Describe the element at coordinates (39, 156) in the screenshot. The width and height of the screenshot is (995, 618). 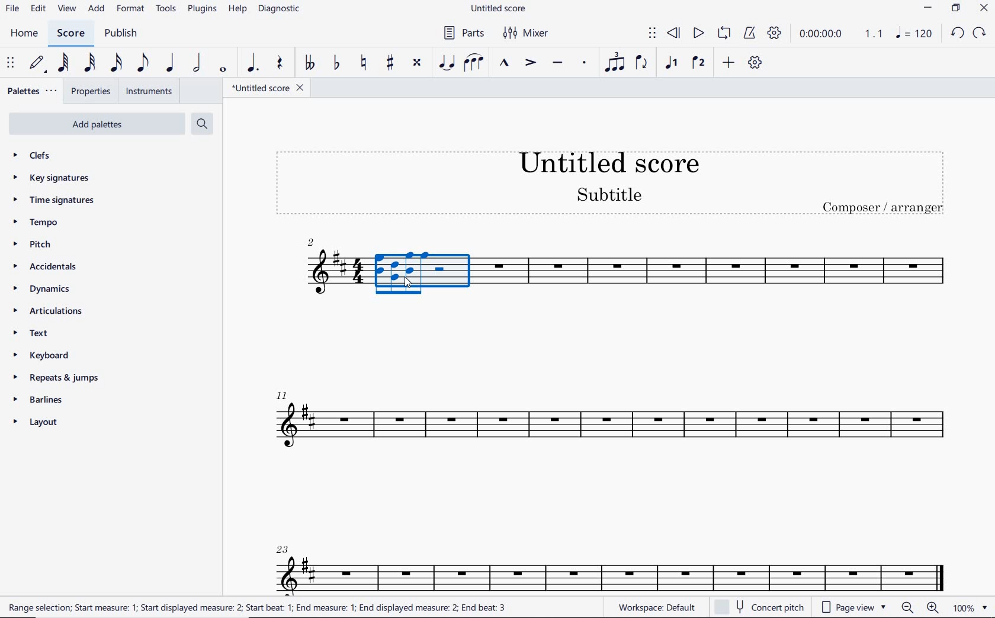
I see `CLEFS` at that location.